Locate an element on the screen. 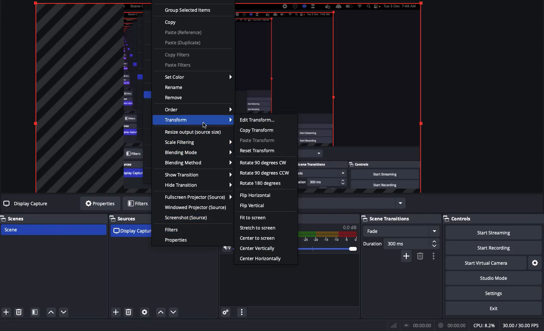 This screenshot has width=544, height=331. Fit to screen  is located at coordinates (255, 218).